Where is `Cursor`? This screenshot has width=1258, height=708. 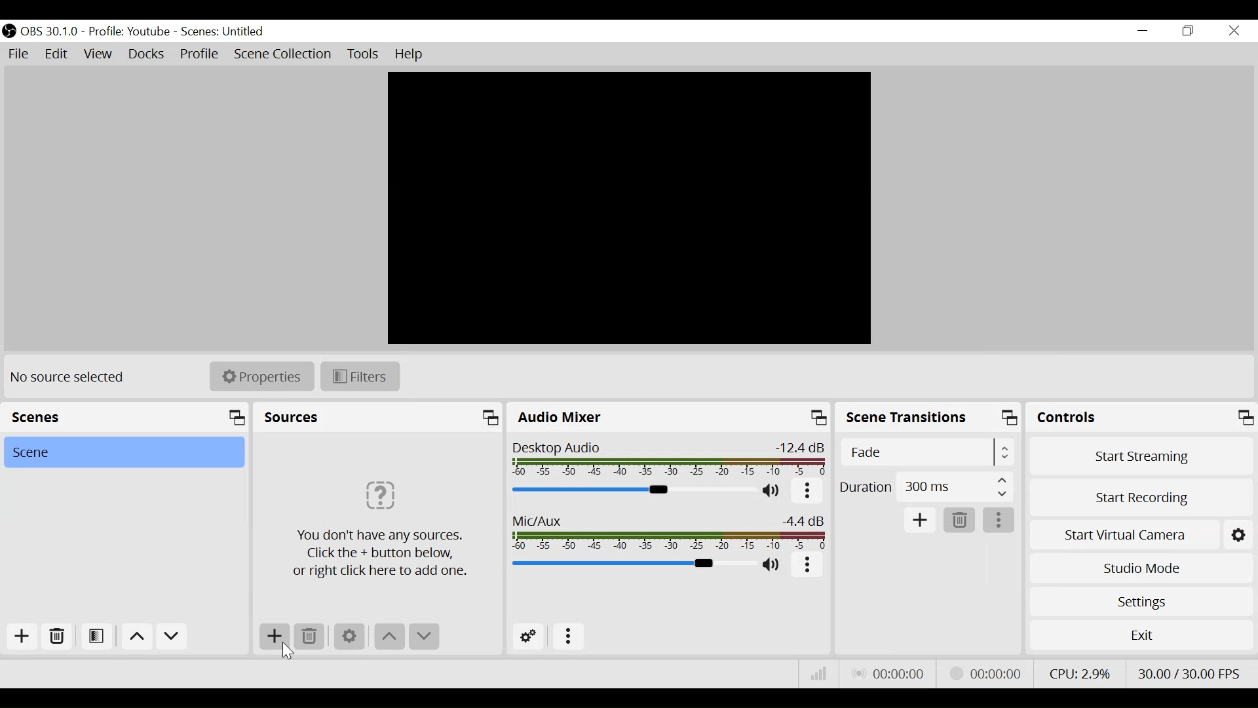
Cursor is located at coordinates (284, 650).